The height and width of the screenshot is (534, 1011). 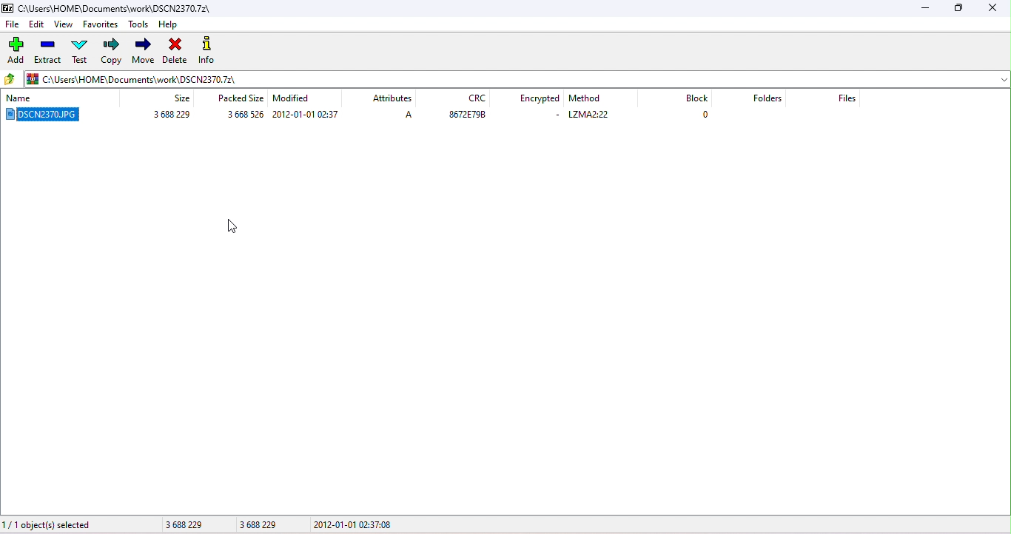 I want to click on size of the document, so click(x=168, y=116).